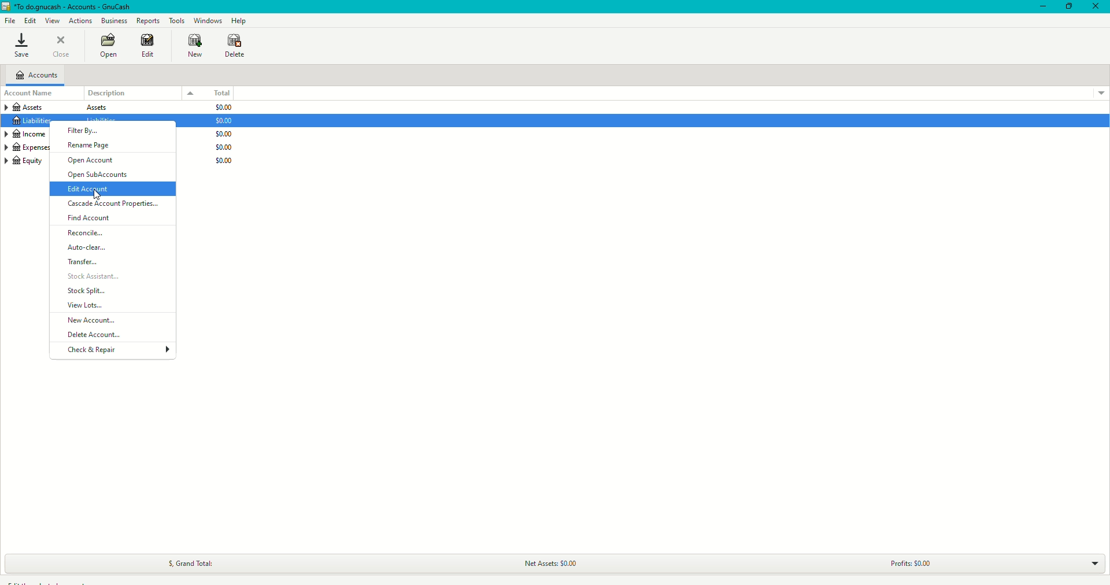 Image resolution: width=1110 pixels, height=585 pixels. What do you see at coordinates (110, 92) in the screenshot?
I see `Description` at bounding box center [110, 92].